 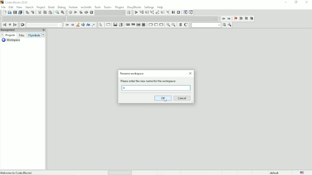 What do you see at coordinates (62, 7) in the screenshot?
I see `Debug` at bounding box center [62, 7].